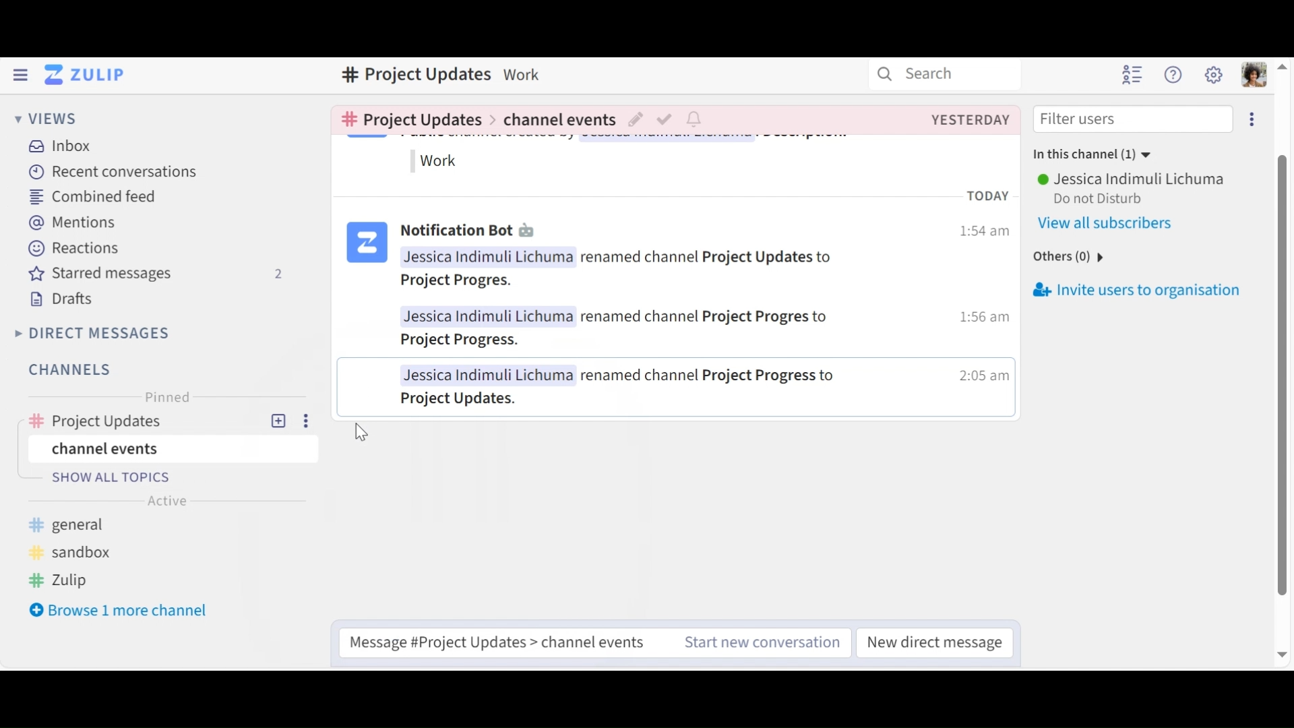  What do you see at coordinates (696, 120) in the screenshot?
I see `Configure notification` at bounding box center [696, 120].